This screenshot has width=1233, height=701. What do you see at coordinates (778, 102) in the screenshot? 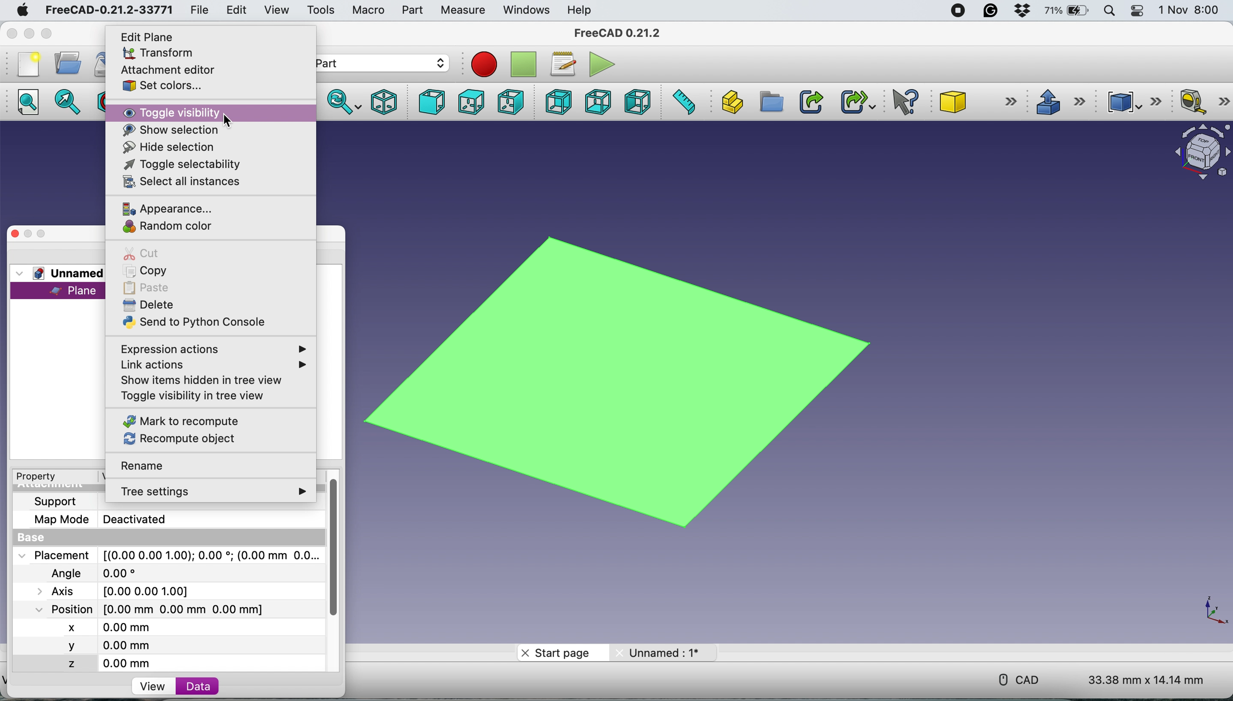
I see `create group` at bounding box center [778, 102].